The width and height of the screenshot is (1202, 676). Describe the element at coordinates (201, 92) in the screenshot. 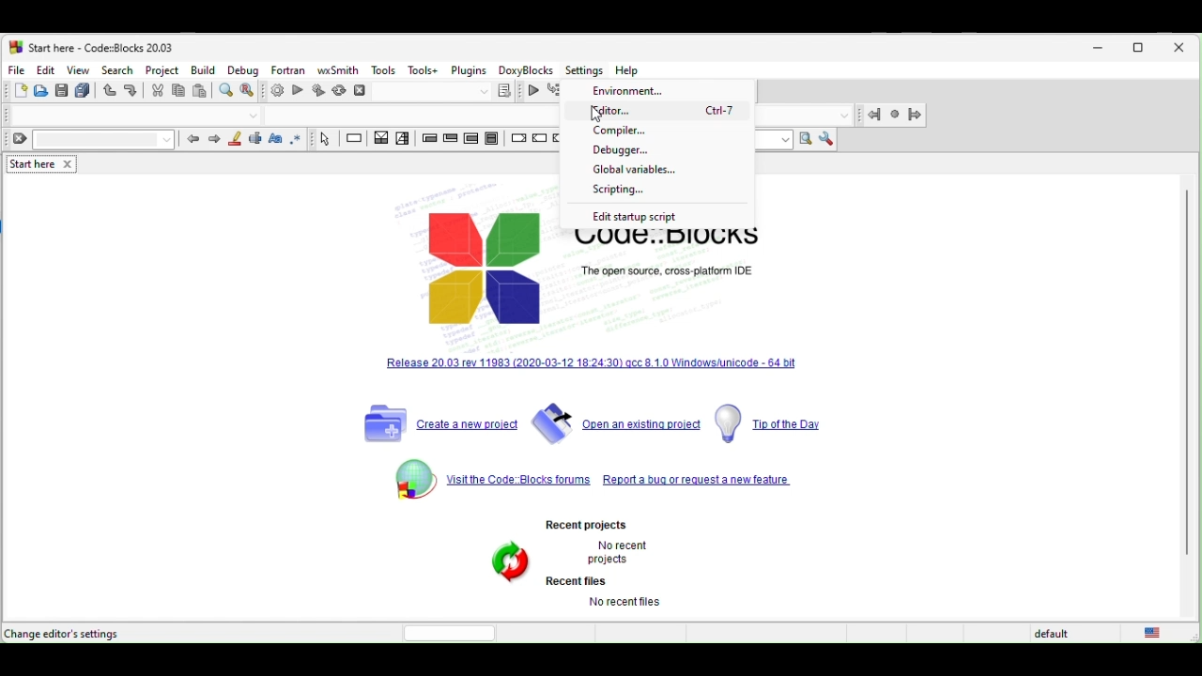

I see `paste` at that location.